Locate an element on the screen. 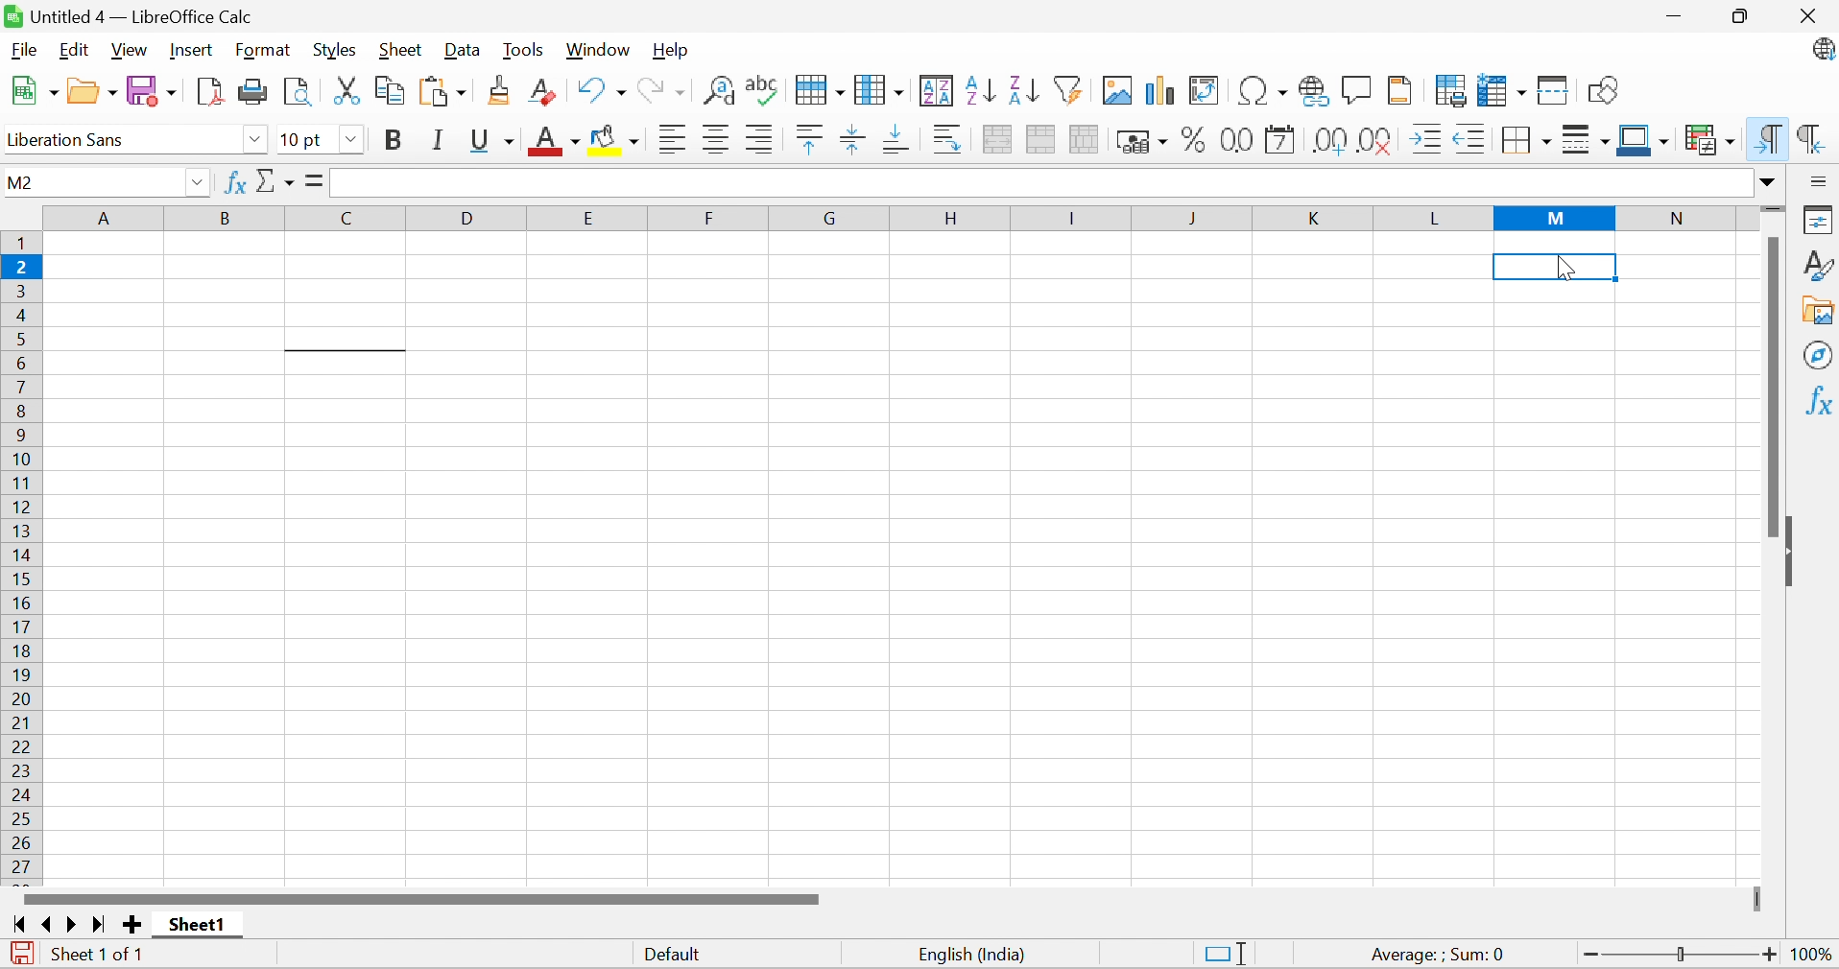 The image size is (1839, 969). Navigator is located at coordinates (1820, 354).